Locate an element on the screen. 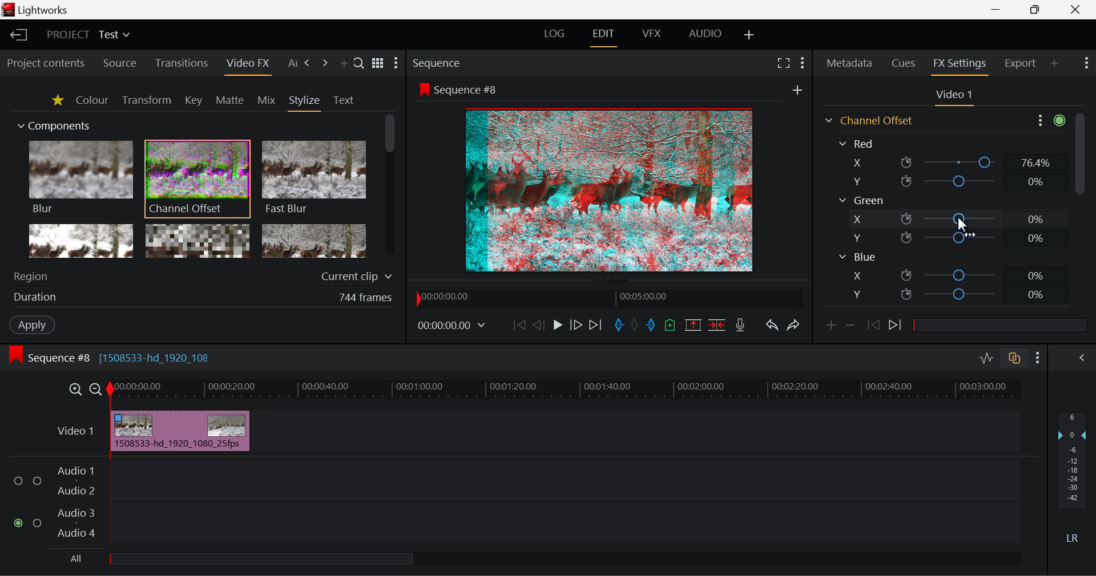 Image resolution: width=1096 pixels, height=576 pixels. Frame Time is located at coordinates (452, 327).